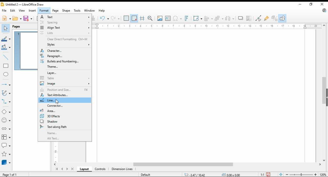 This screenshot has height=177, width=328. What do you see at coordinates (64, 78) in the screenshot?
I see `table` at bounding box center [64, 78].